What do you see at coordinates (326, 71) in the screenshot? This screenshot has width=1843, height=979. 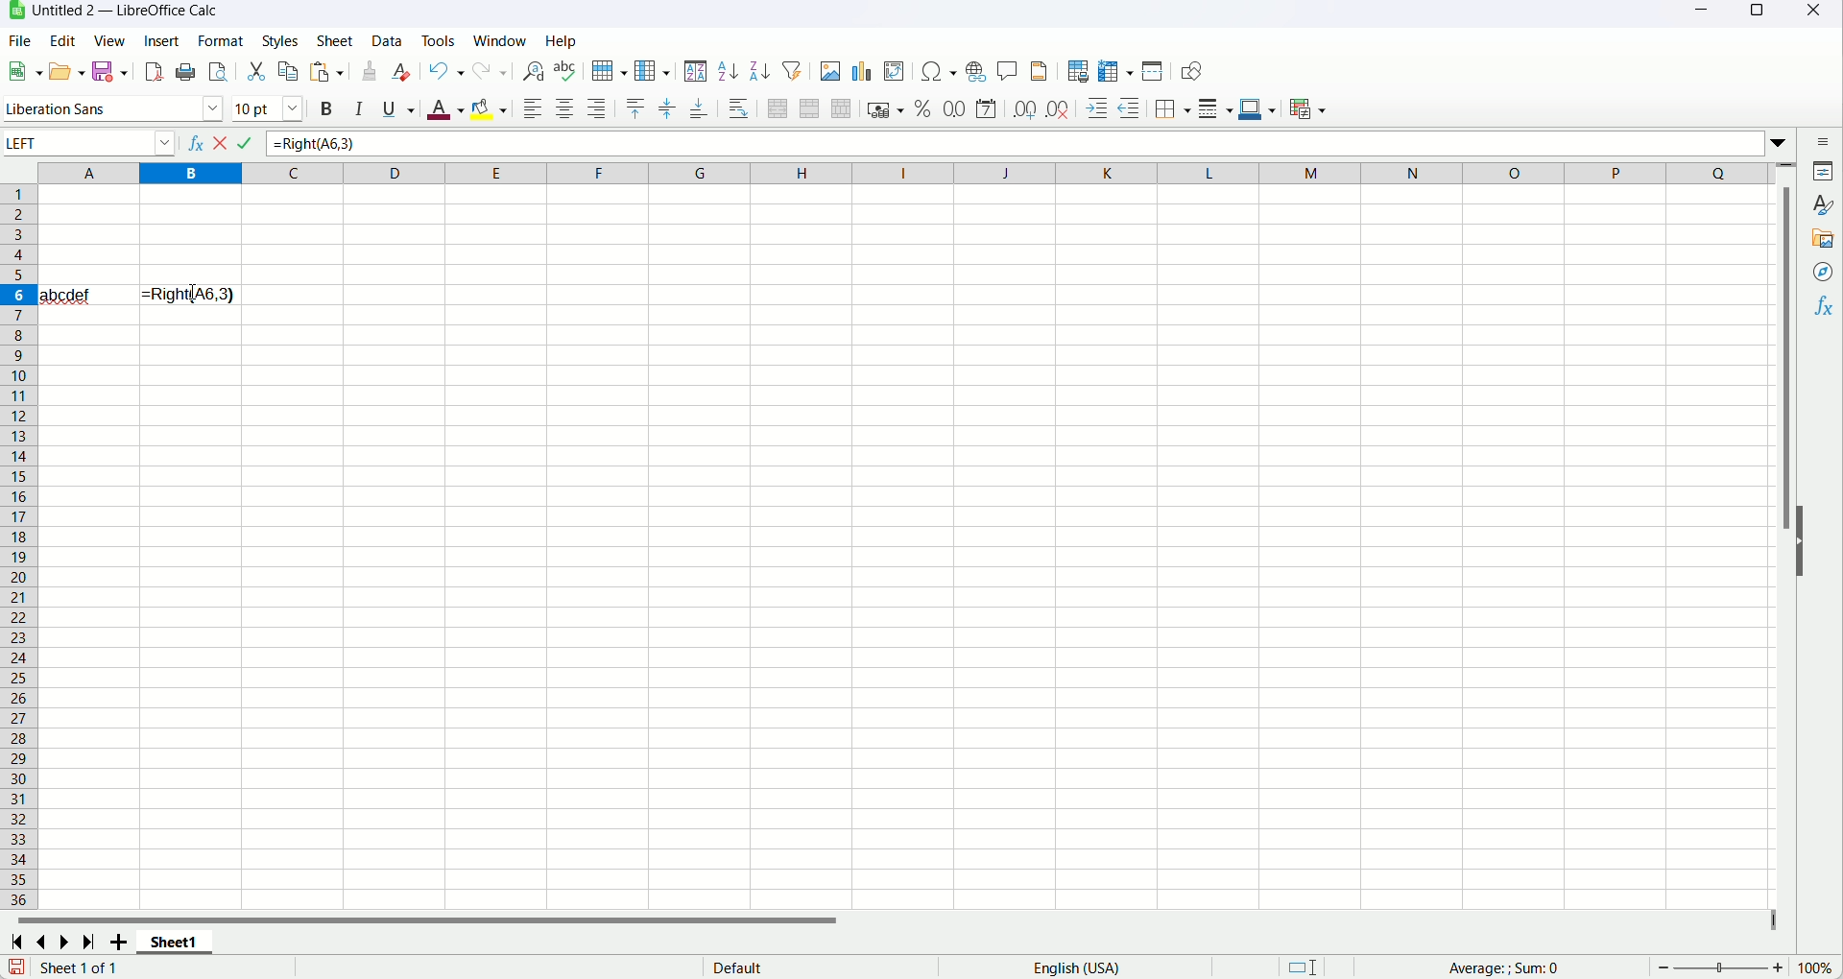 I see `paste` at bounding box center [326, 71].